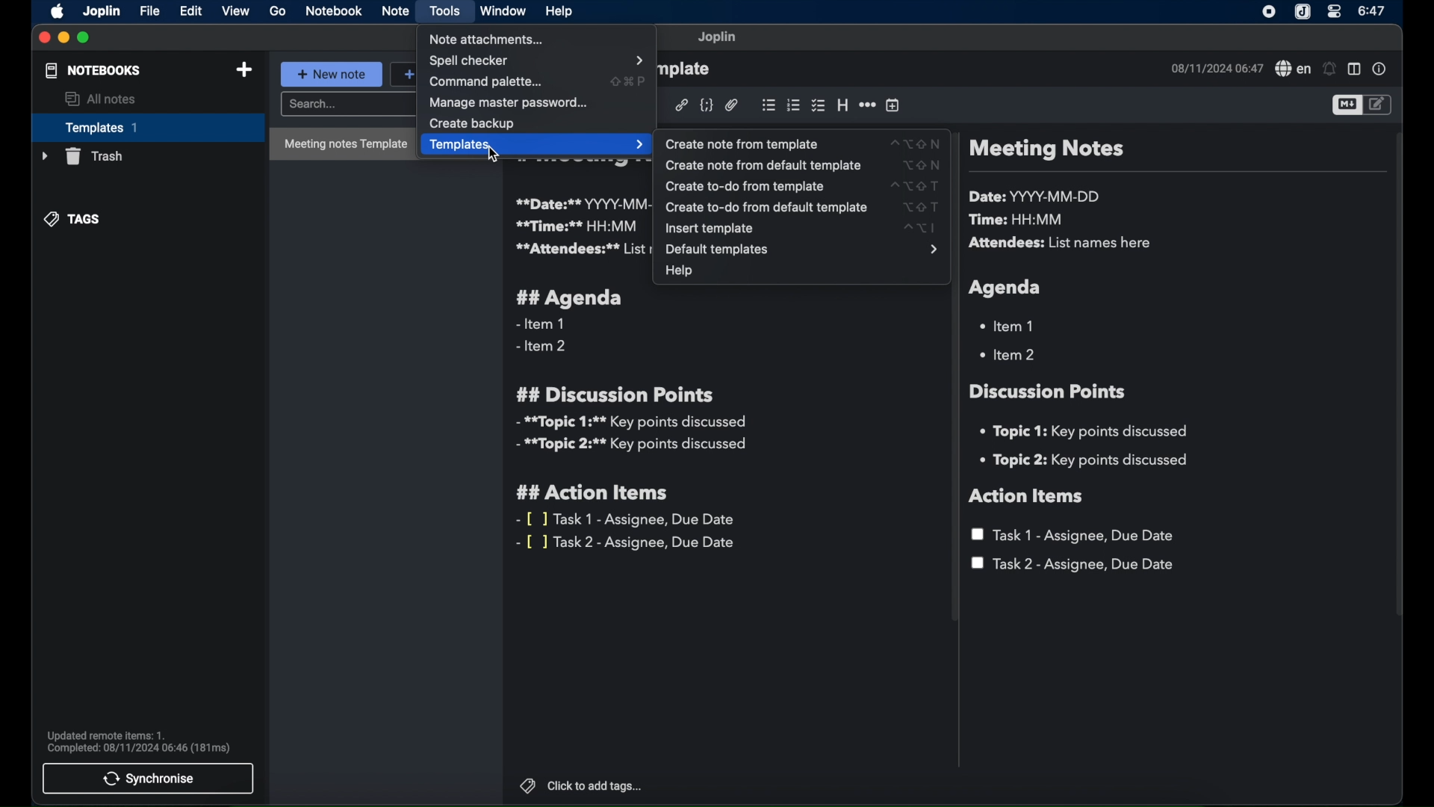  What do you see at coordinates (1019, 220) in the screenshot?
I see `time: HH:MM` at bounding box center [1019, 220].